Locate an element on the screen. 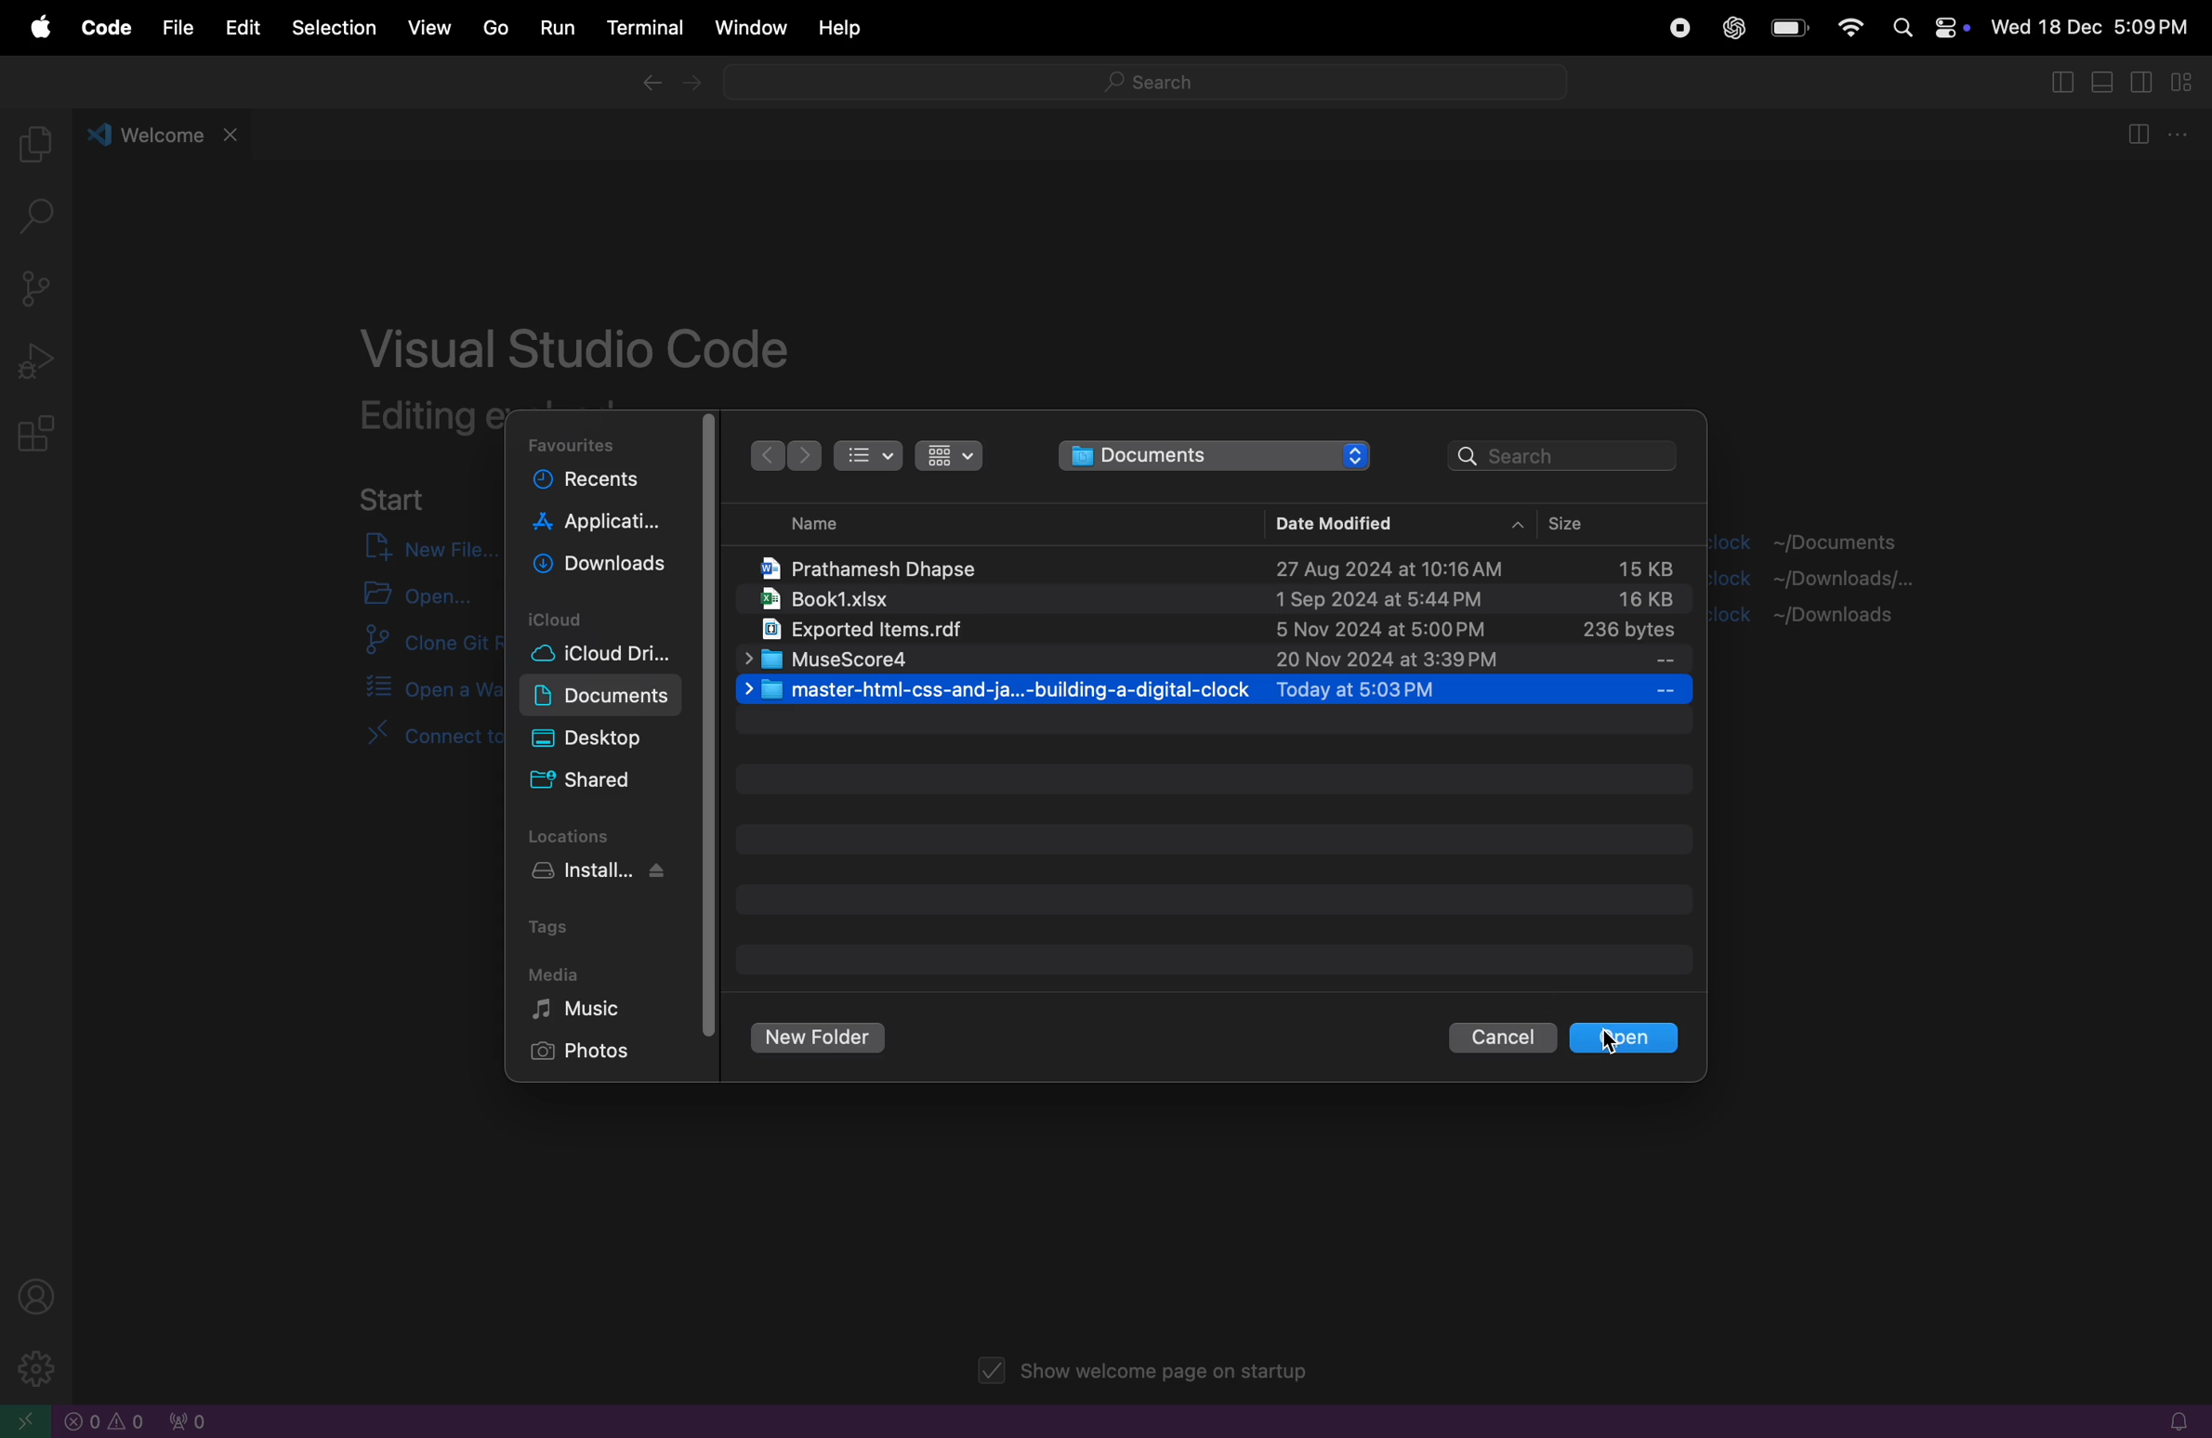  extensions is located at coordinates (41, 436).